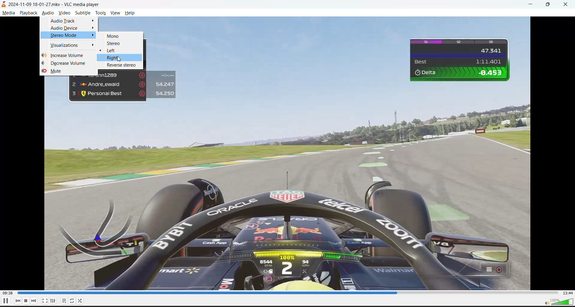 This screenshot has width=575, height=307. Describe the element at coordinates (66, 55) in the screenshot. I see `increase volume` at that location.